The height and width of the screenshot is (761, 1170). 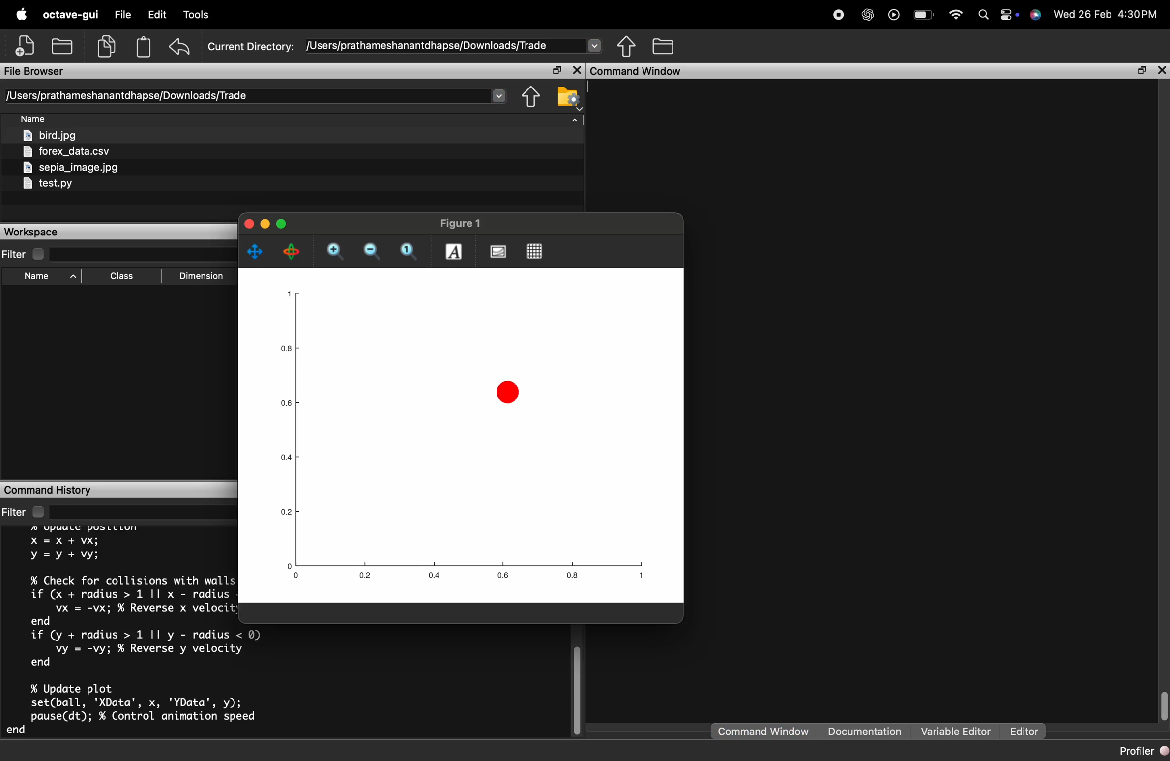 I want to click on  testpy, so click(x=47, y=183).